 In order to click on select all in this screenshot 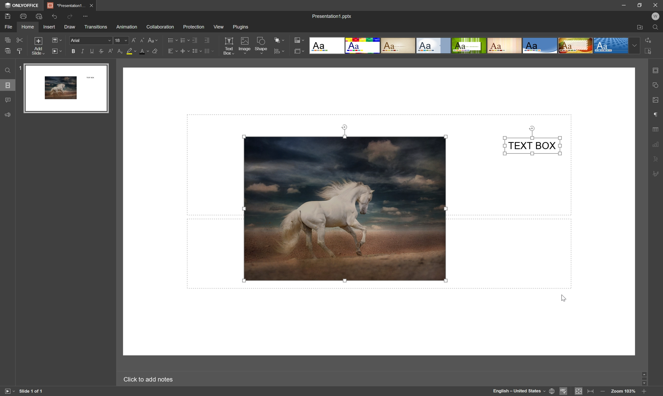, I will do `click(649, 51)`.